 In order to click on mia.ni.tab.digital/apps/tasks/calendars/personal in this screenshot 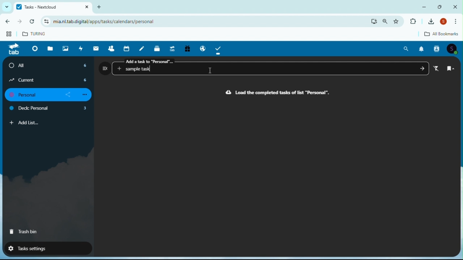, I will do `click(102, 22)`.